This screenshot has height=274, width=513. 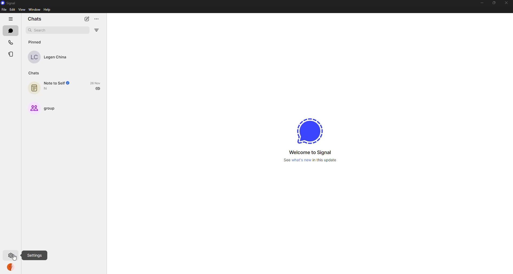 What do you see at coordinates (11, 42) in the screenshot?
I see `calls` at bounding box center [11, 42].